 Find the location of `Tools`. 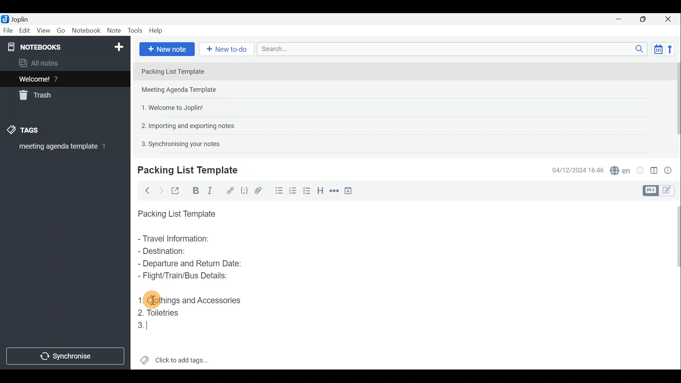

Tools is located at coordinates (136, 31).